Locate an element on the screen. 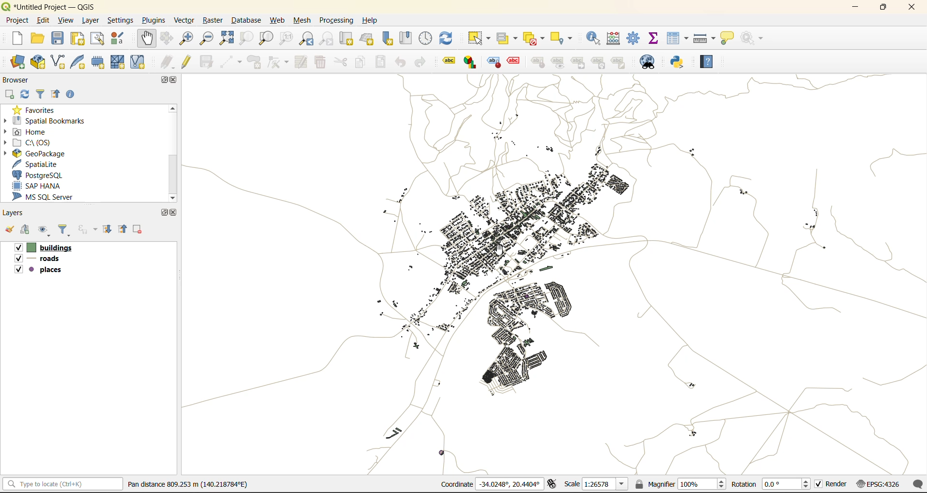 Image resolution: width=927 pixels, height=493 pixels. identify features is located at coordinates (594, 40).